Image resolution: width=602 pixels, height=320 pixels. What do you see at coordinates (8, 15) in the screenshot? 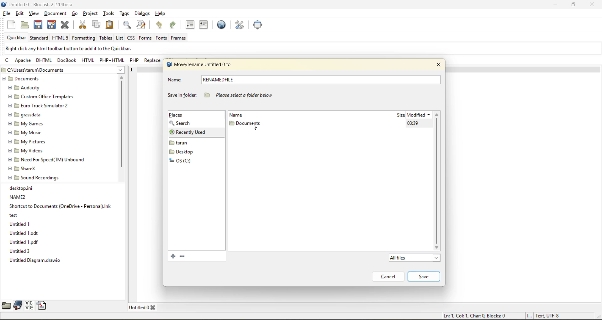
I see `file` at bounding box center [8, 15].